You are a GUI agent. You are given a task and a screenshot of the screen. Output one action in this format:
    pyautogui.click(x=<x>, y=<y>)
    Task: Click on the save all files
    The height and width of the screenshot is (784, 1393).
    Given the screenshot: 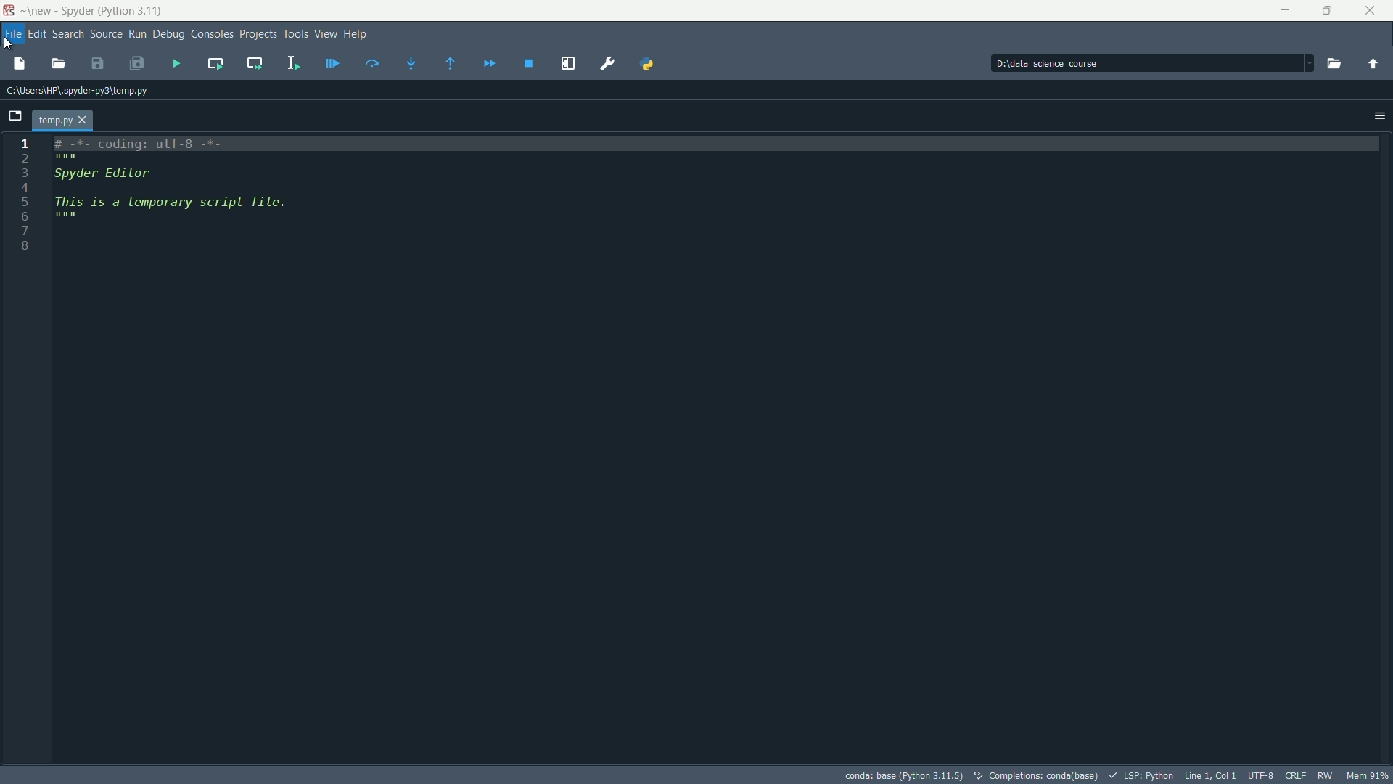 What is the action you would take?
    pyautogui.click(x=140, y=61)
    